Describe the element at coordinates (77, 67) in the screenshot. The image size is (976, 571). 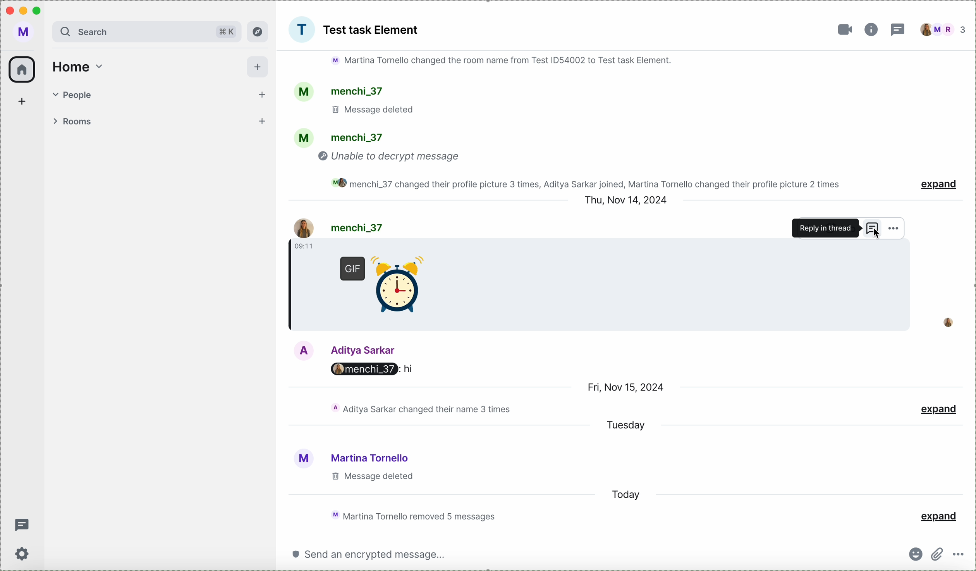
I see `home` at that location.